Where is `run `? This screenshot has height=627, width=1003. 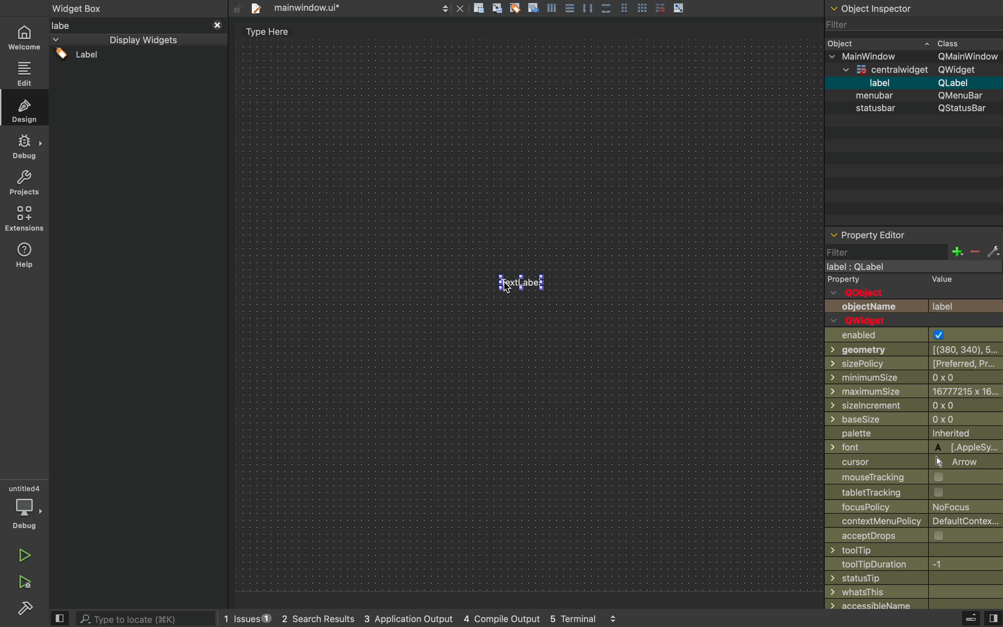 run  is located at coordinates (22, 554).